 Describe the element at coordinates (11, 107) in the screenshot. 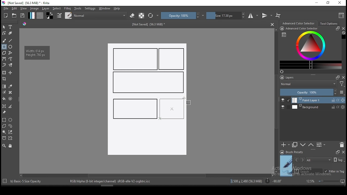

I see `measure distance between two points` at that location.